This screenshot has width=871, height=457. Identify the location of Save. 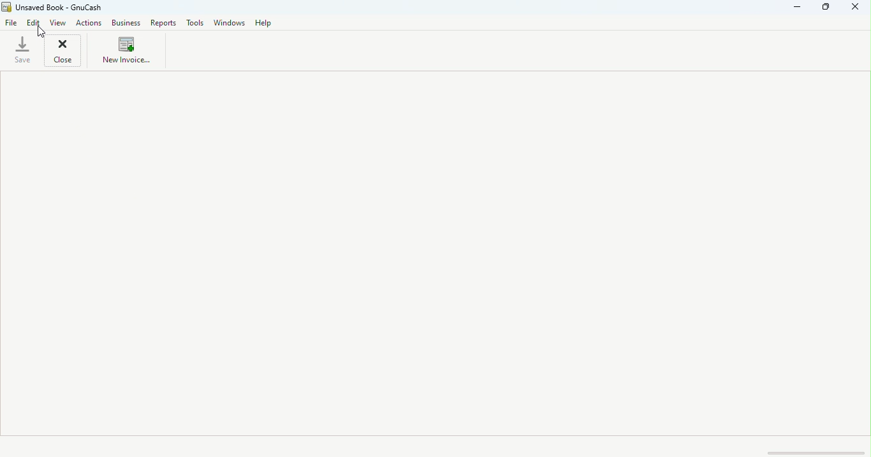
(23, 50).